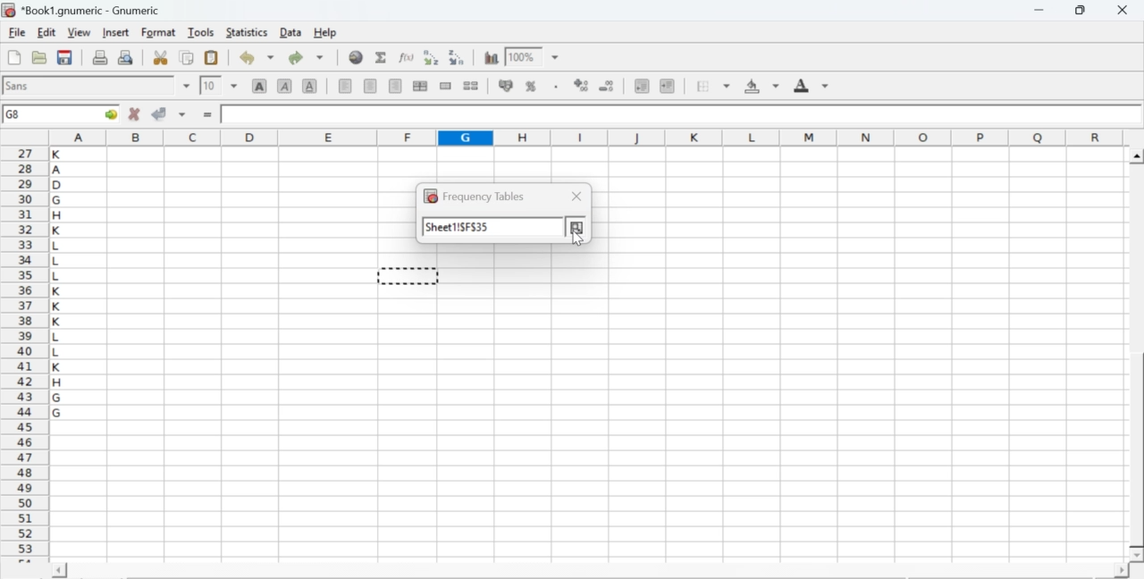 Image resolution: width=1144 pixels, height=579 pixels. Describe the element at coordinates (606, 87) in the screenshot. I see `decrease number of decimals displayed` at that location.